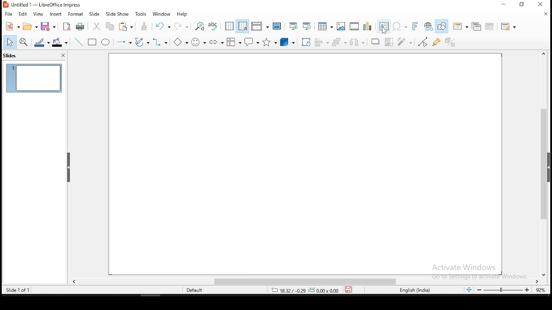 This screenshot has height=310, width=552. Describe the element at coordinates (470, 289) in the screenshot. I see `fit slide to current window` at that location.